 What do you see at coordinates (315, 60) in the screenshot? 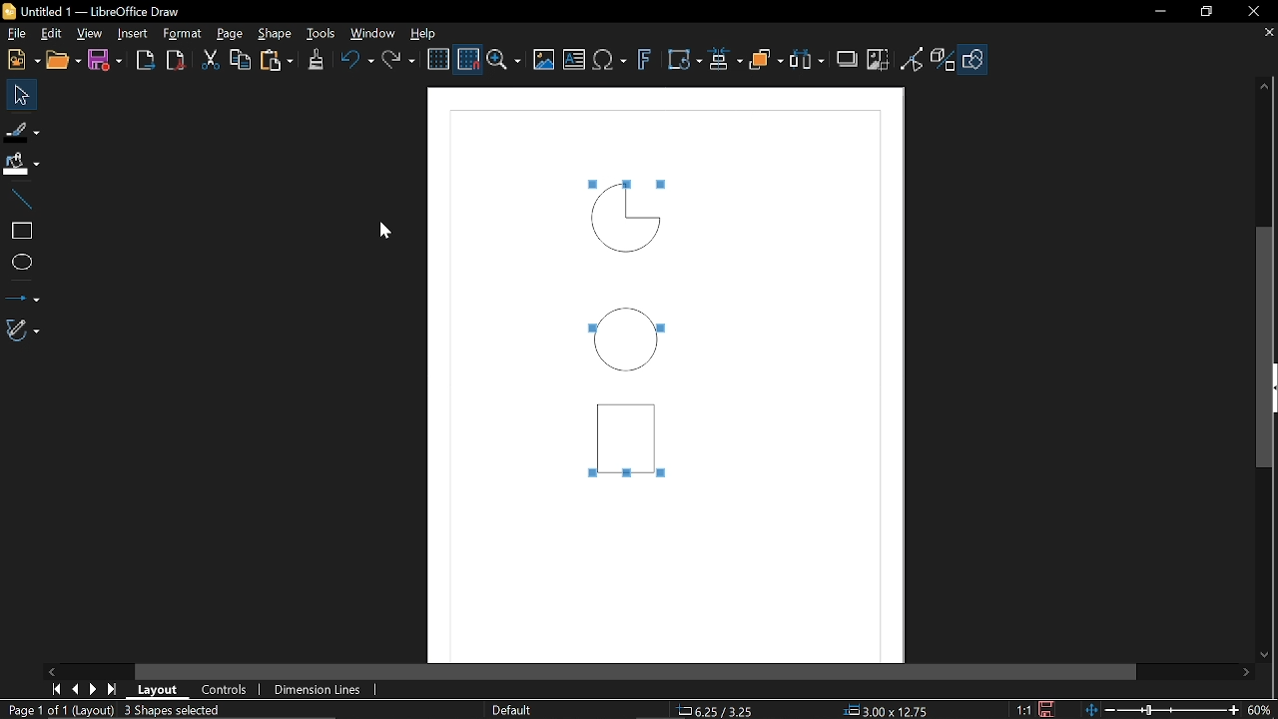
I see `Clone` at bounding box center [315, 60].